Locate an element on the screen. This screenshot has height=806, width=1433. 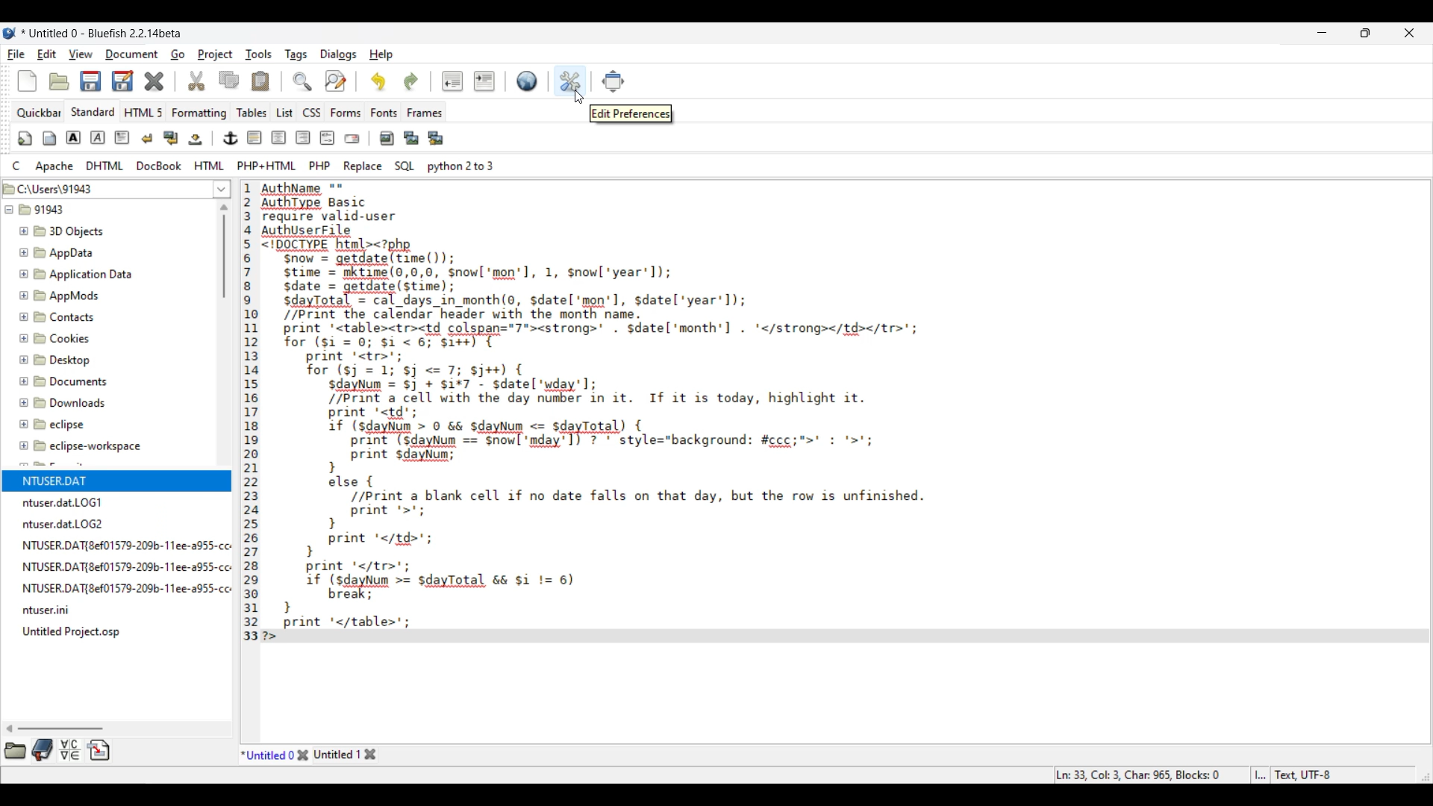
91943 is located at coordinates (45, 212).